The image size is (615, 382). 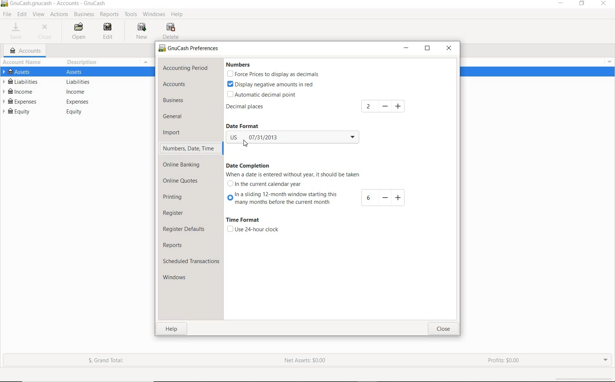 What do you see at coordinates (83, 14) in the screenshot?
I see `BUSIINESS` at bounding box center [83, 14].